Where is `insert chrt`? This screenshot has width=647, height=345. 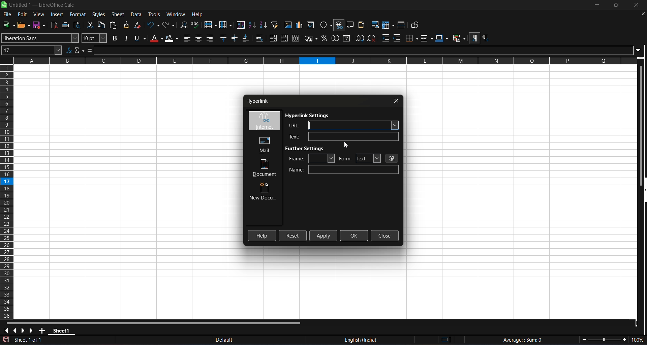 insert chrt is located at coordinates (301, 25).